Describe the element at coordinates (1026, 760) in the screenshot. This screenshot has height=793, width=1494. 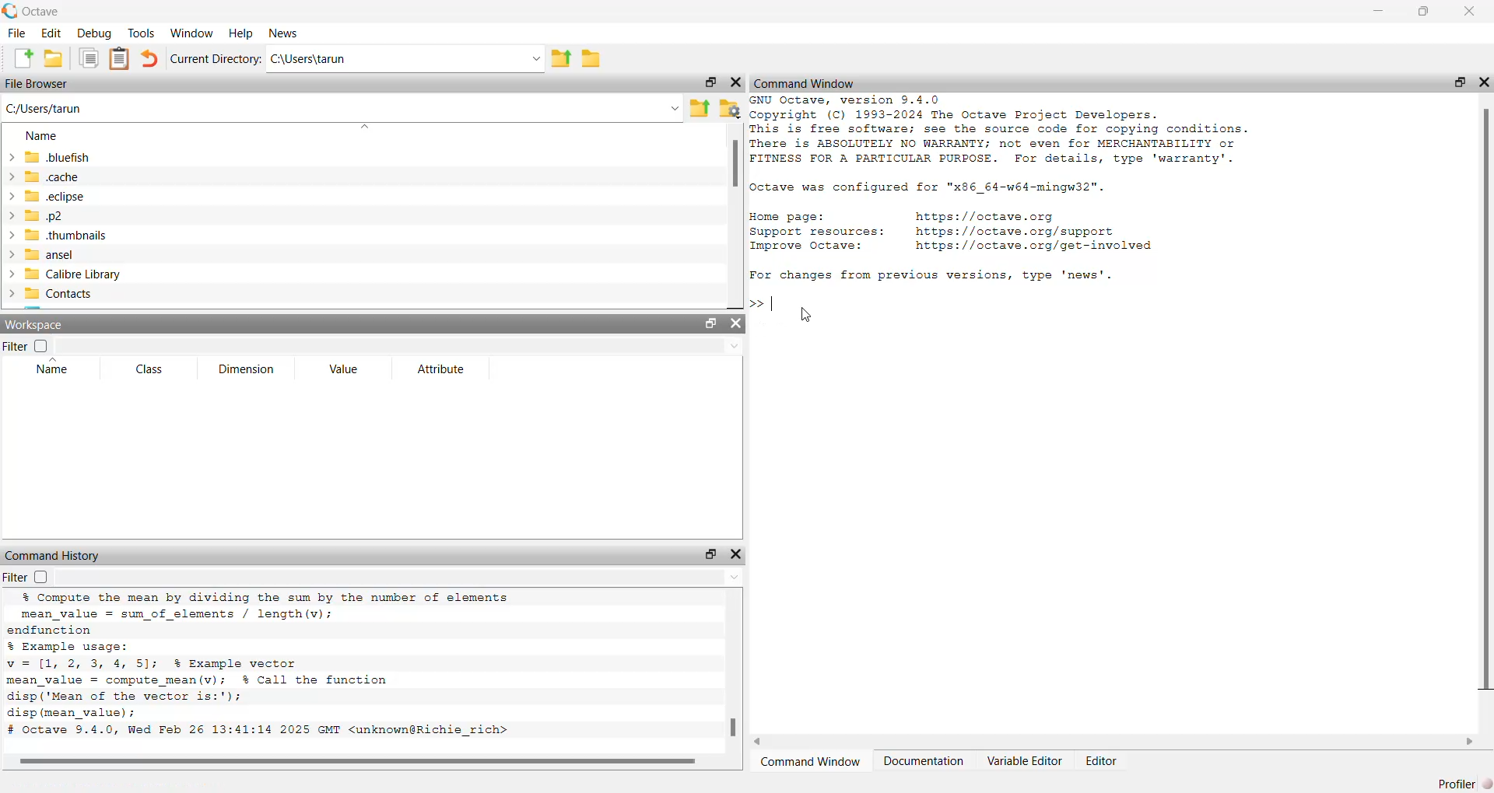
I see `Variable Editor` at that location.